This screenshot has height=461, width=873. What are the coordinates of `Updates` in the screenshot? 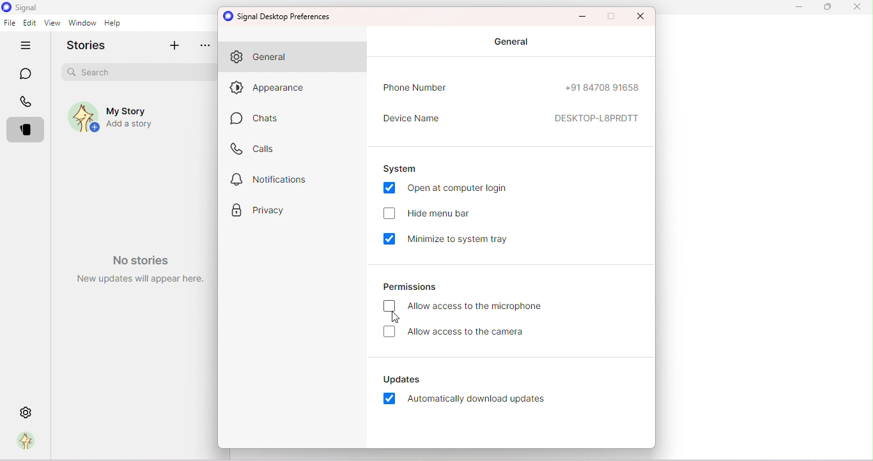 It's located at (407, 377).